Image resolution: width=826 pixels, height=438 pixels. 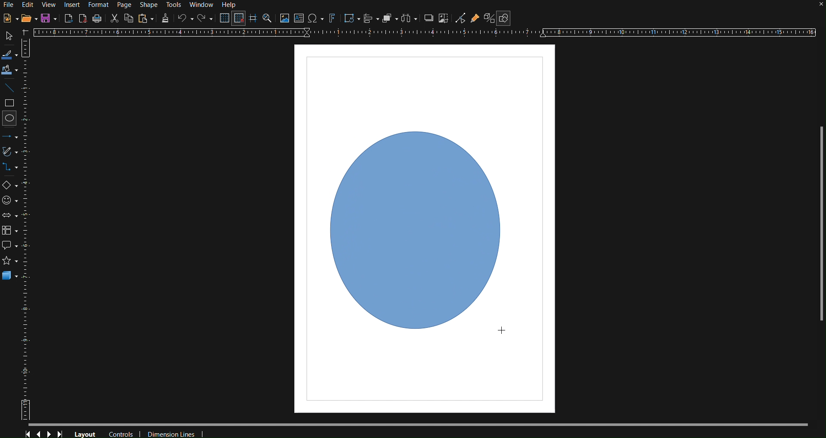 What do you see at coordinates (371, 19) in the screenshot?
I see `Align Objects` at bounding box center [371, 19].